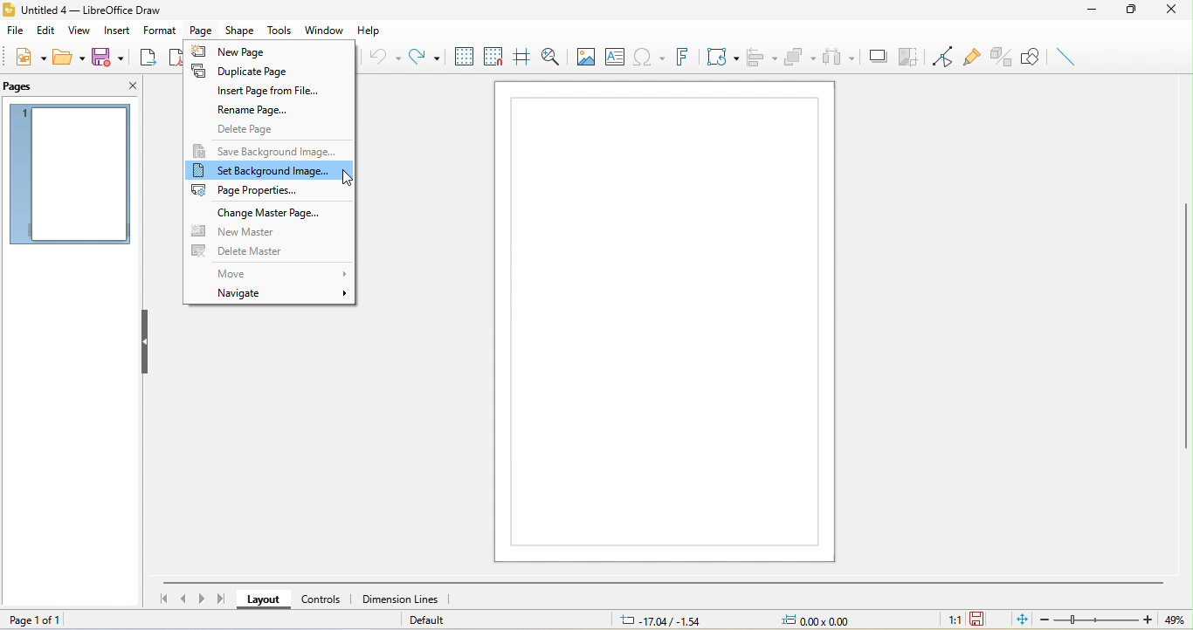 The height and width of the screenshot is (630, 1193). Describe the element at coordinates (72, 177) in the screenshot. I see `page 1` at that location.